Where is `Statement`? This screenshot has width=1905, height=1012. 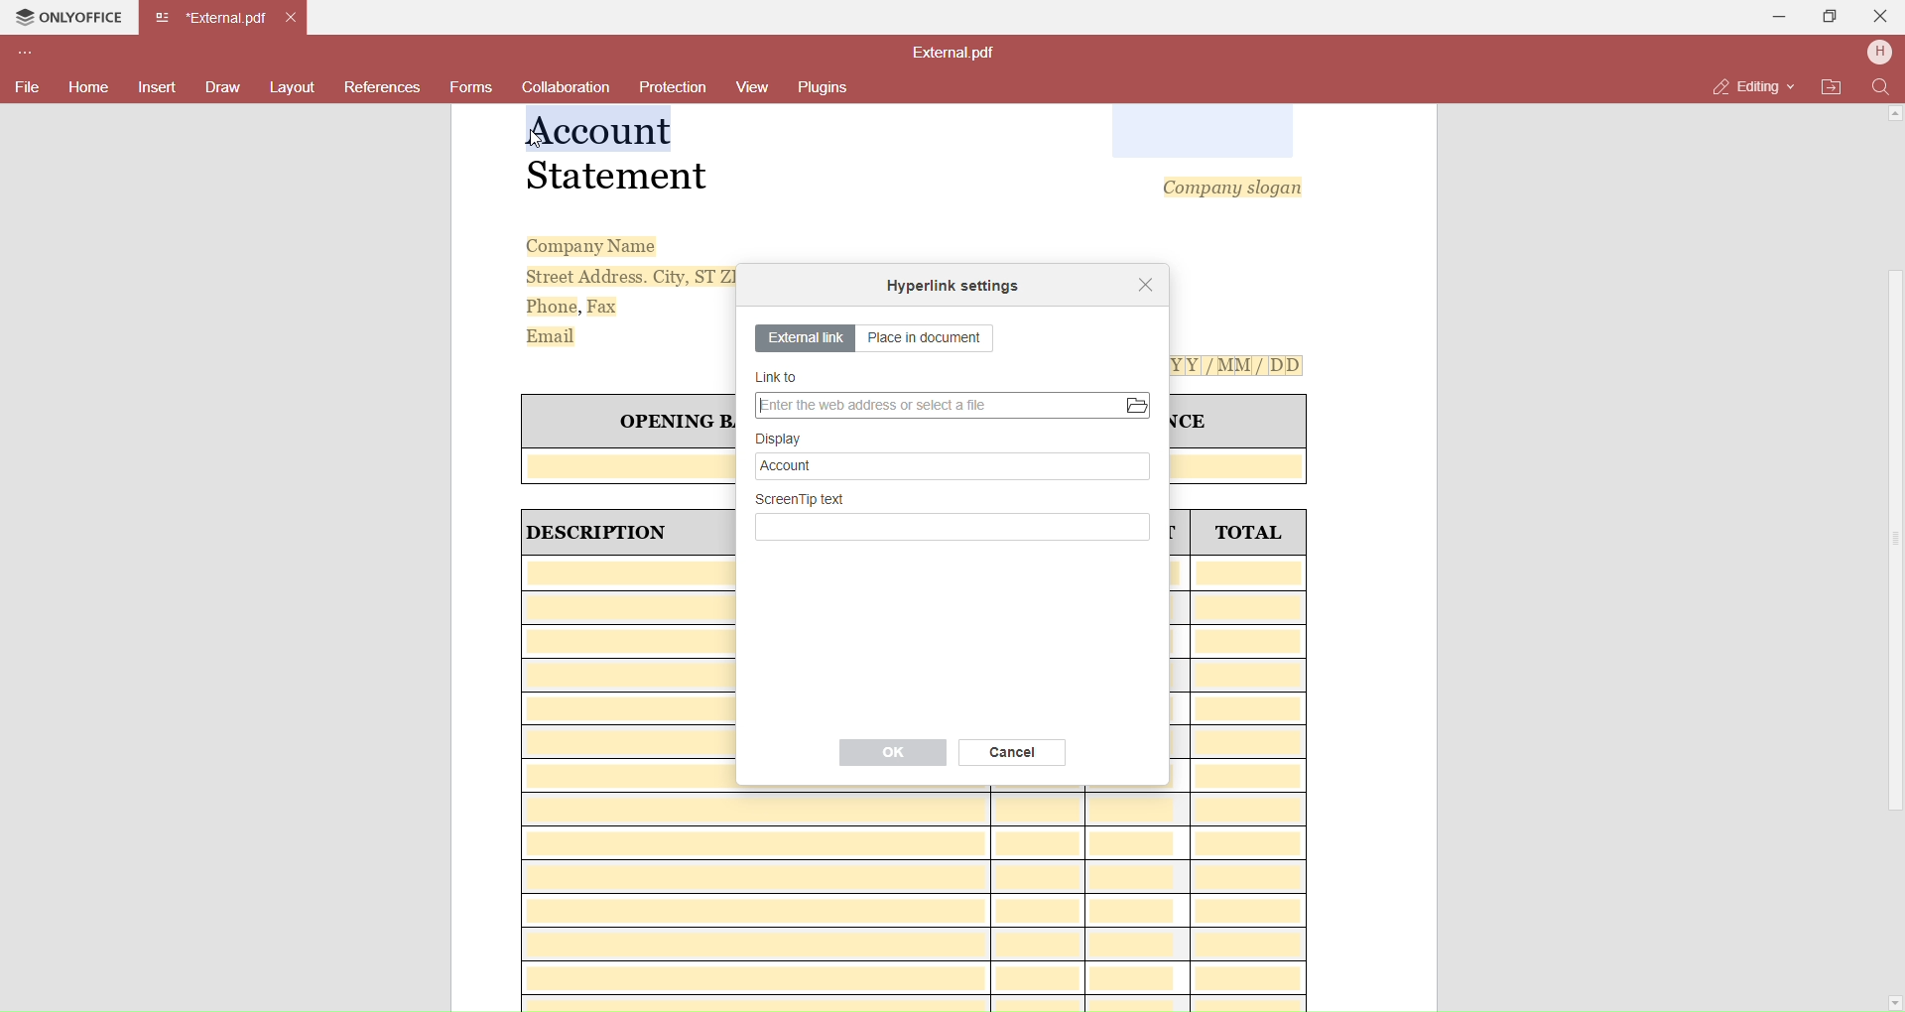
Statement is located at coordinates (618, 179).